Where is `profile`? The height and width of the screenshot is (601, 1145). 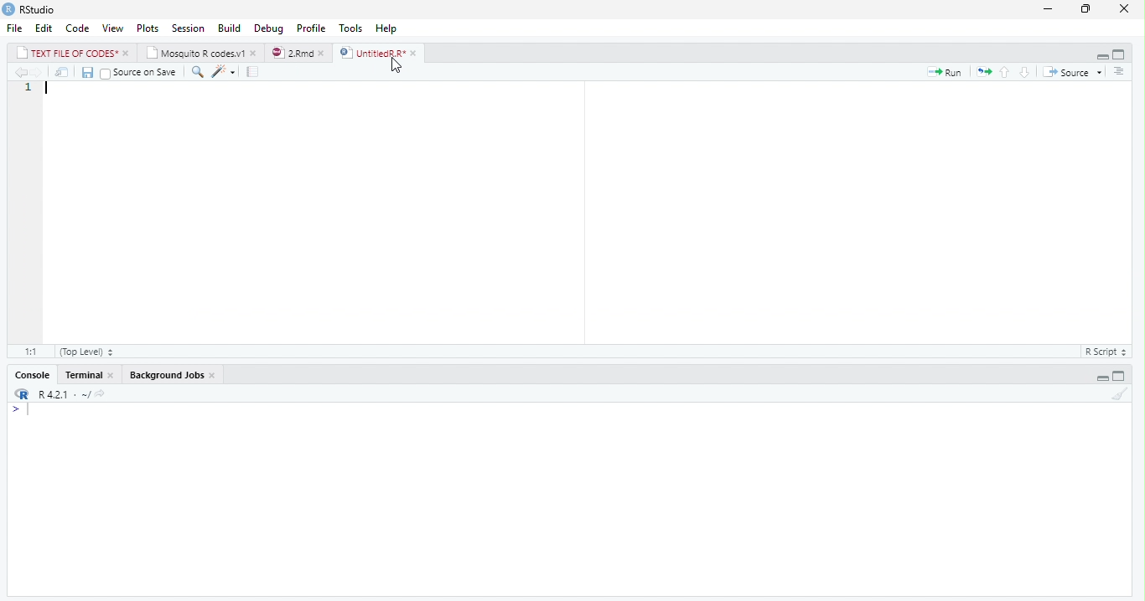
profile is located at coordinates (311, 28).